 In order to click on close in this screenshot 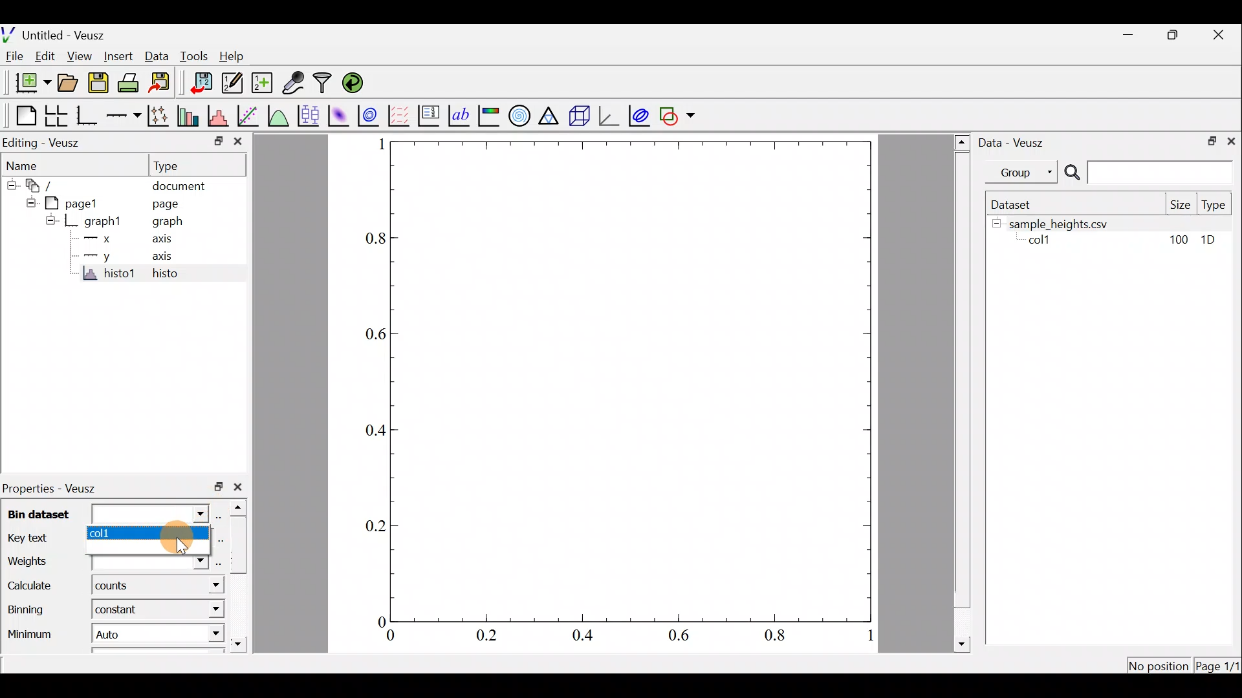, I will do `click(239, 142)`.